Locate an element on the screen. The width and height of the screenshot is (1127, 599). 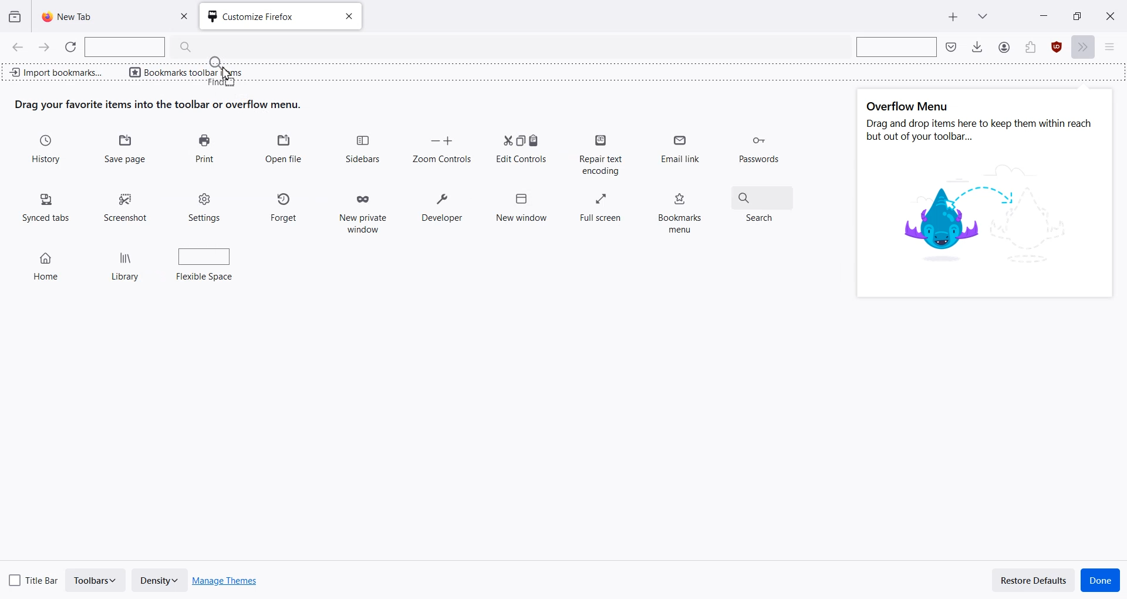
Bookmarks toolbar items is located at coordinates (178, 71).